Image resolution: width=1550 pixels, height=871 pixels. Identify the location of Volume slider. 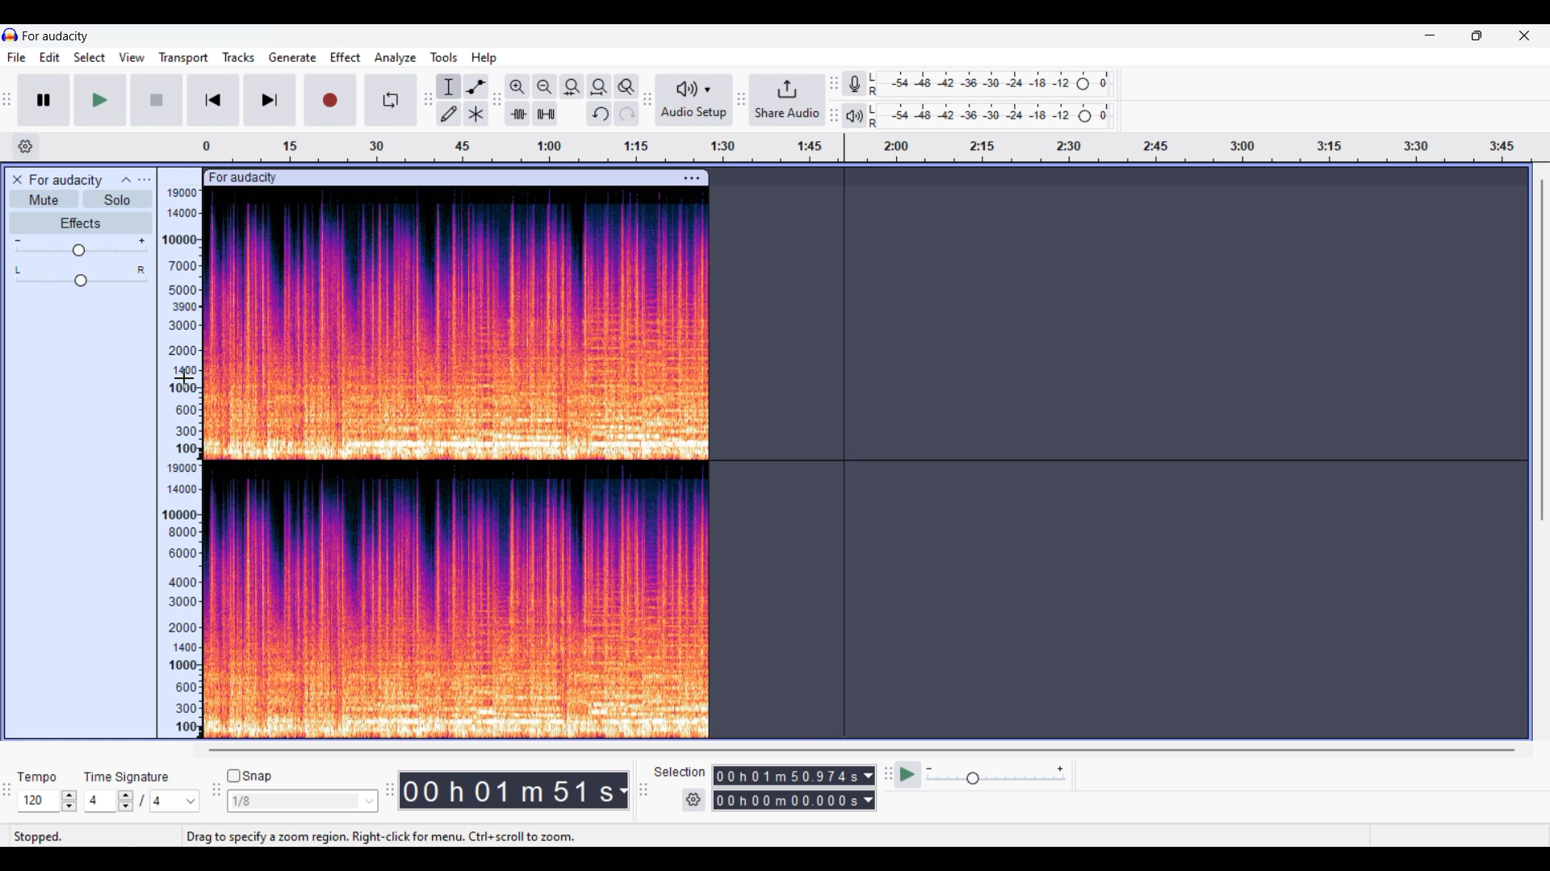
(81, 247).